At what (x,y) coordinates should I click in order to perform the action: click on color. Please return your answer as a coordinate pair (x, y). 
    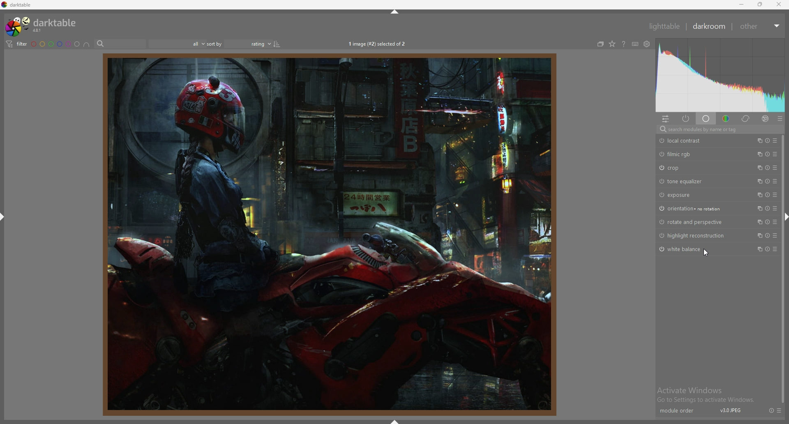
    Looking at the image, I should click on (726, 119).